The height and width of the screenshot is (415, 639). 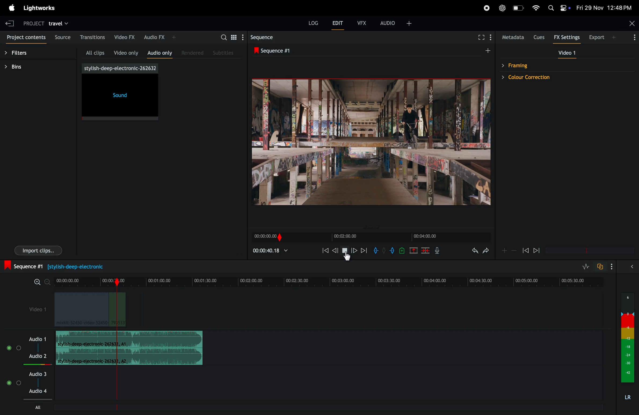 I want to click on undo, so click(x=471, y=251).